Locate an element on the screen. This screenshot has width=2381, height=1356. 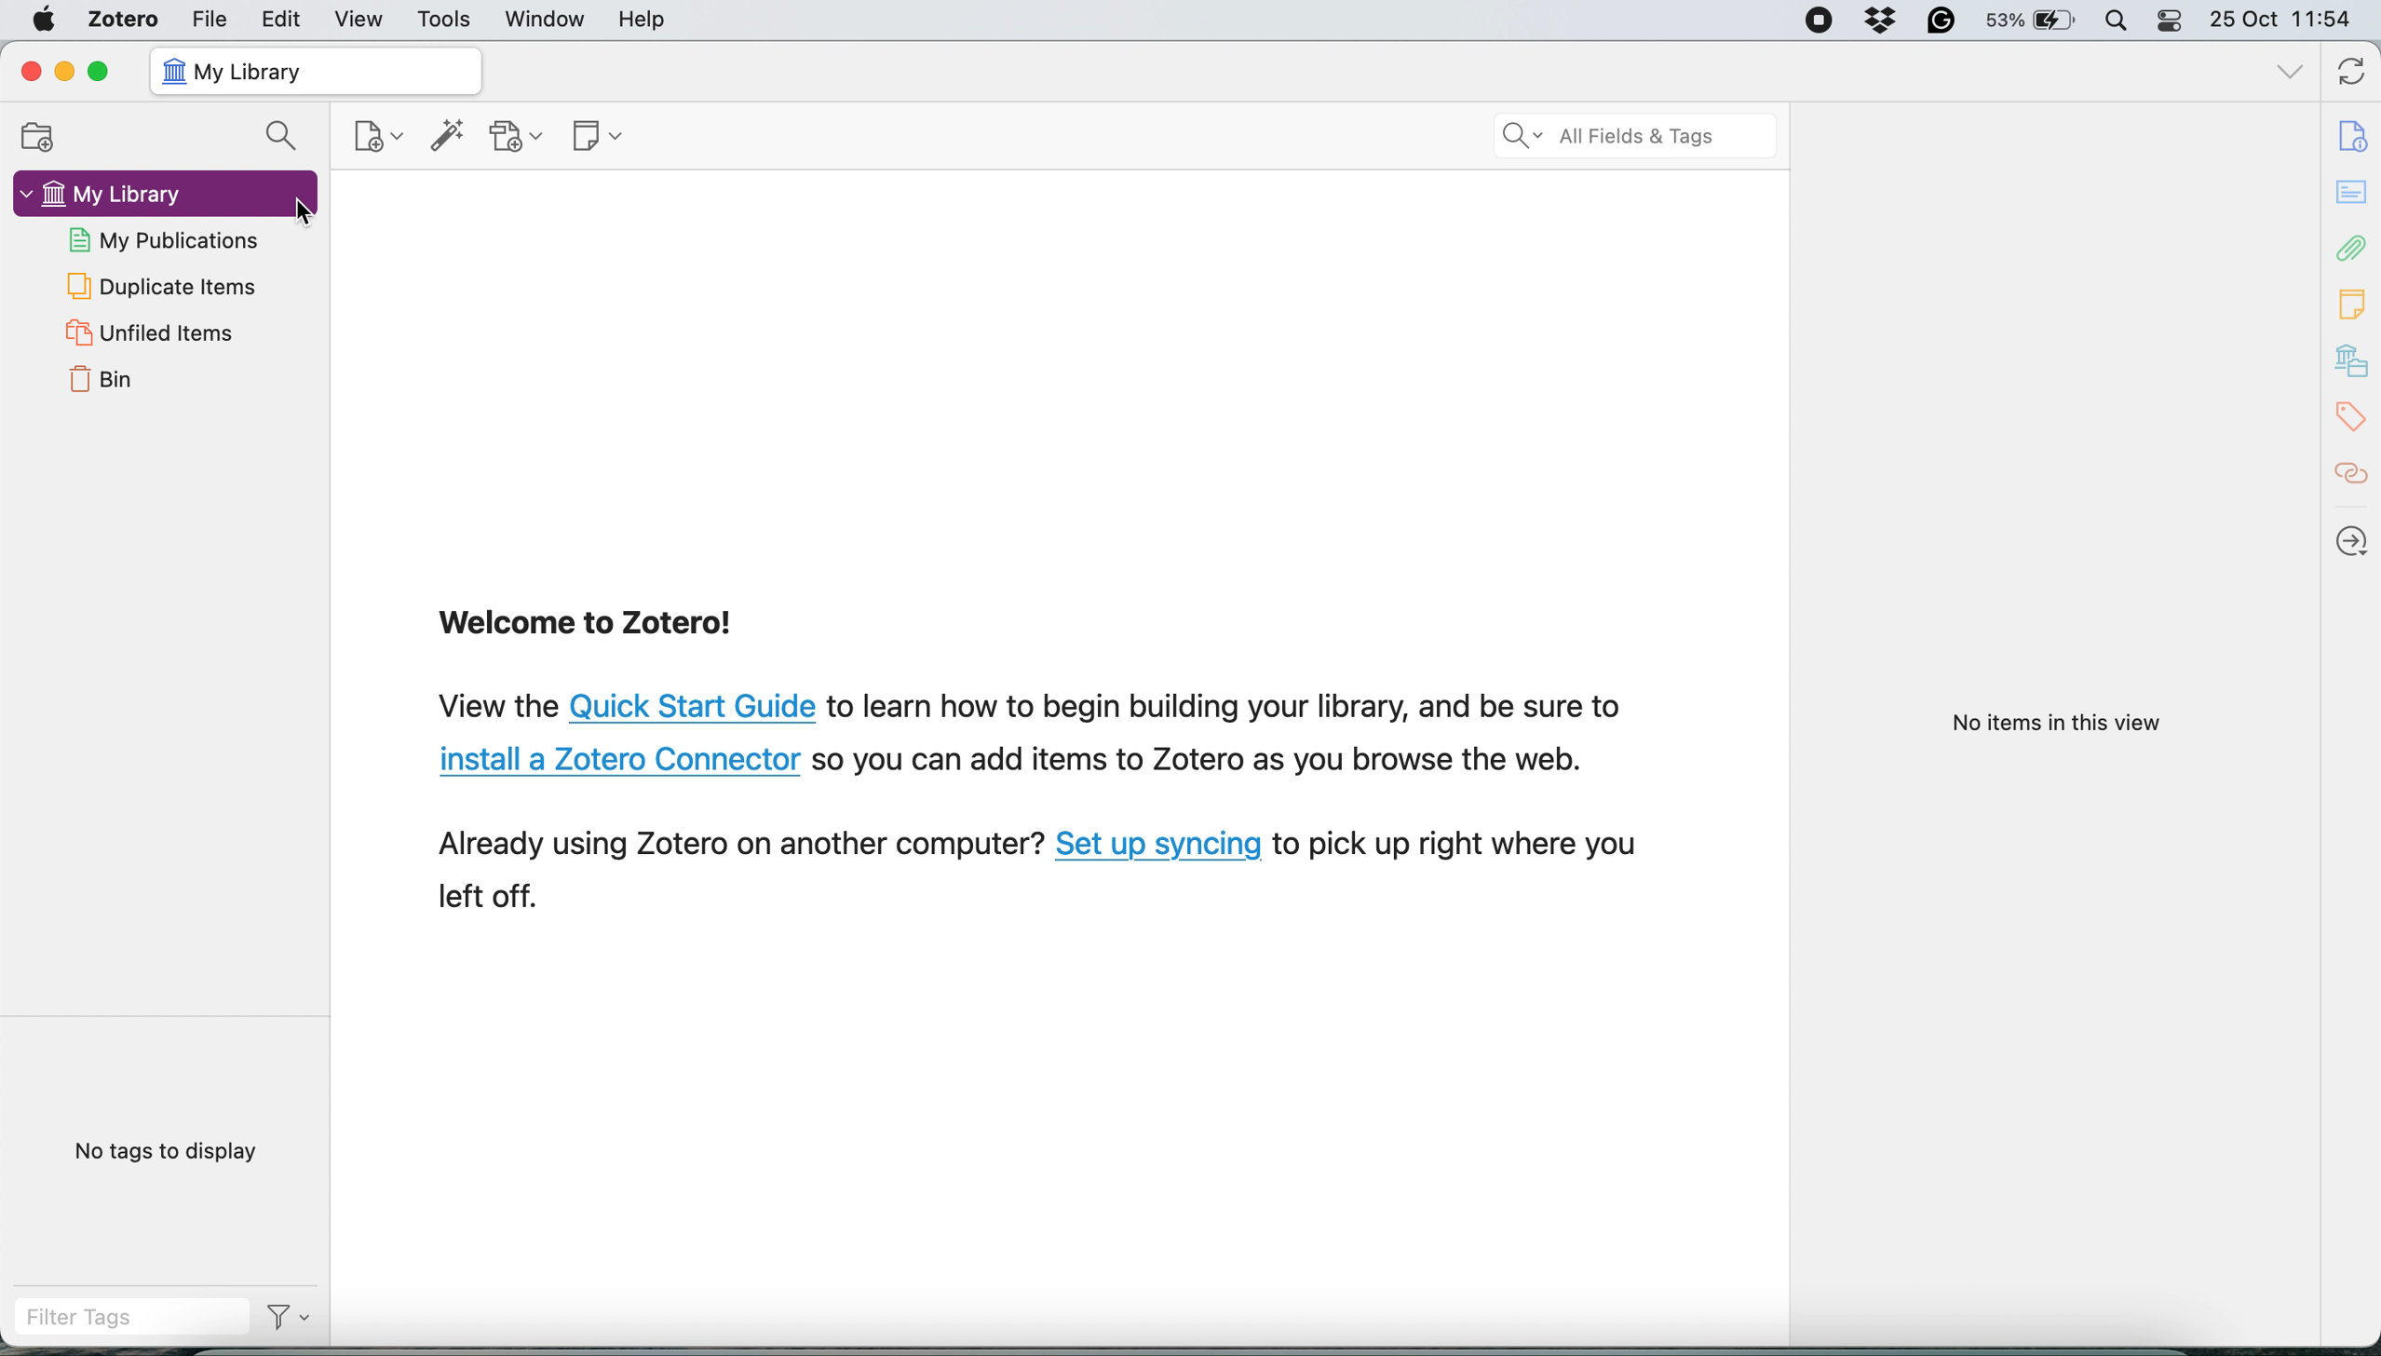
filter tags is located at coordinates (127, 1322).